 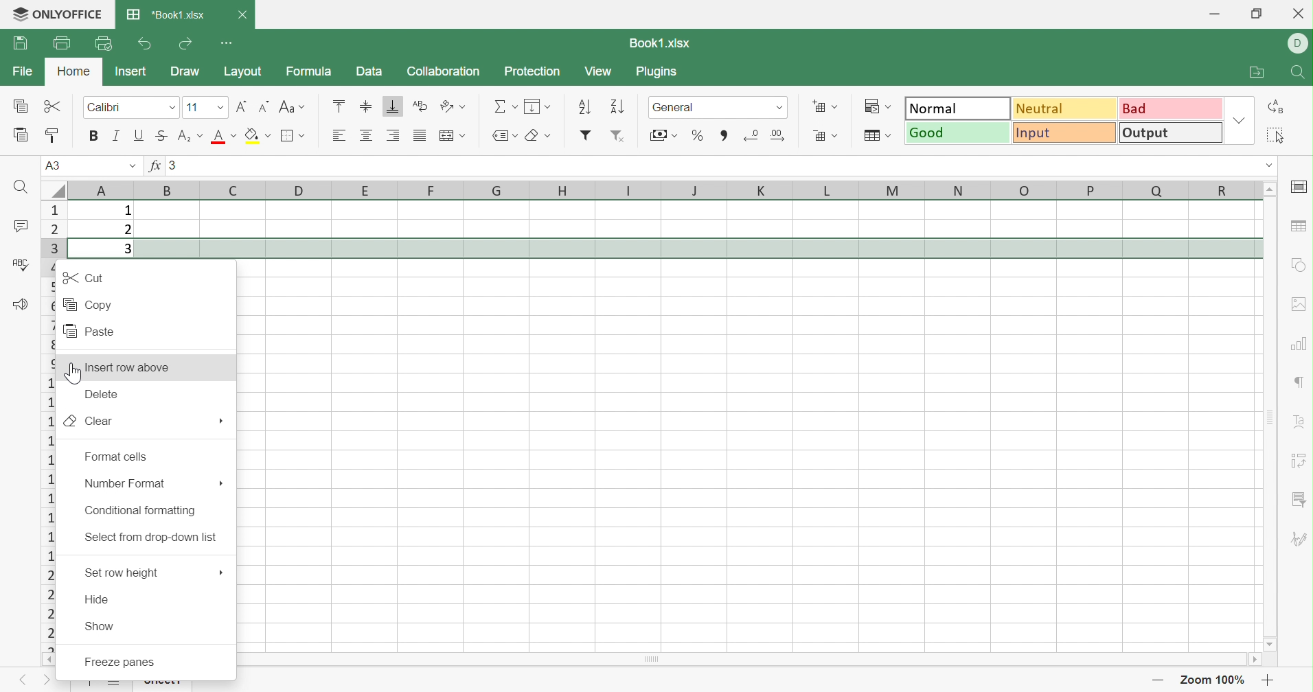 What do you see at coordinates (87, 684) in the screenshot?
I see `Add sheet` at bounding box center [87, 684].